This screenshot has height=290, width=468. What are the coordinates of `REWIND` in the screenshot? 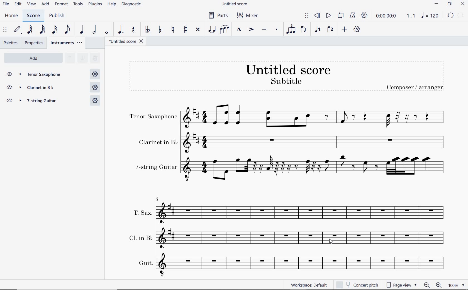 It's located at (317, 16).